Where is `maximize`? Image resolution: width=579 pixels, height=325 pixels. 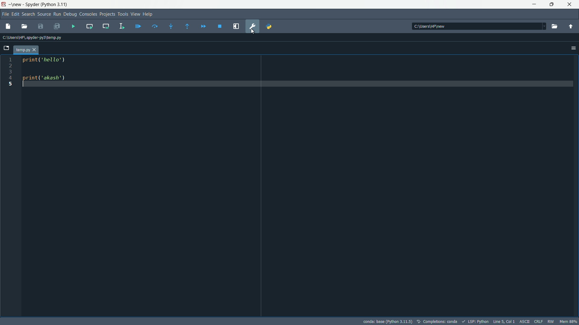 maximize is located at coordinates (552, 4).